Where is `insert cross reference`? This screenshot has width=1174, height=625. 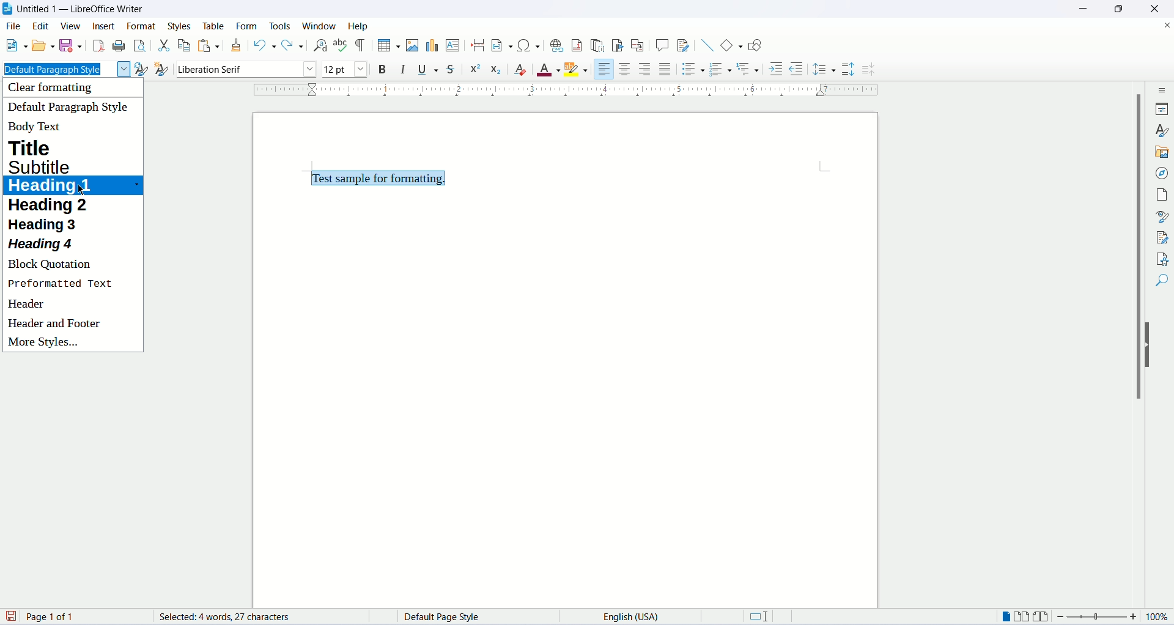 insert cross reference is located at coordinates (638, 45).